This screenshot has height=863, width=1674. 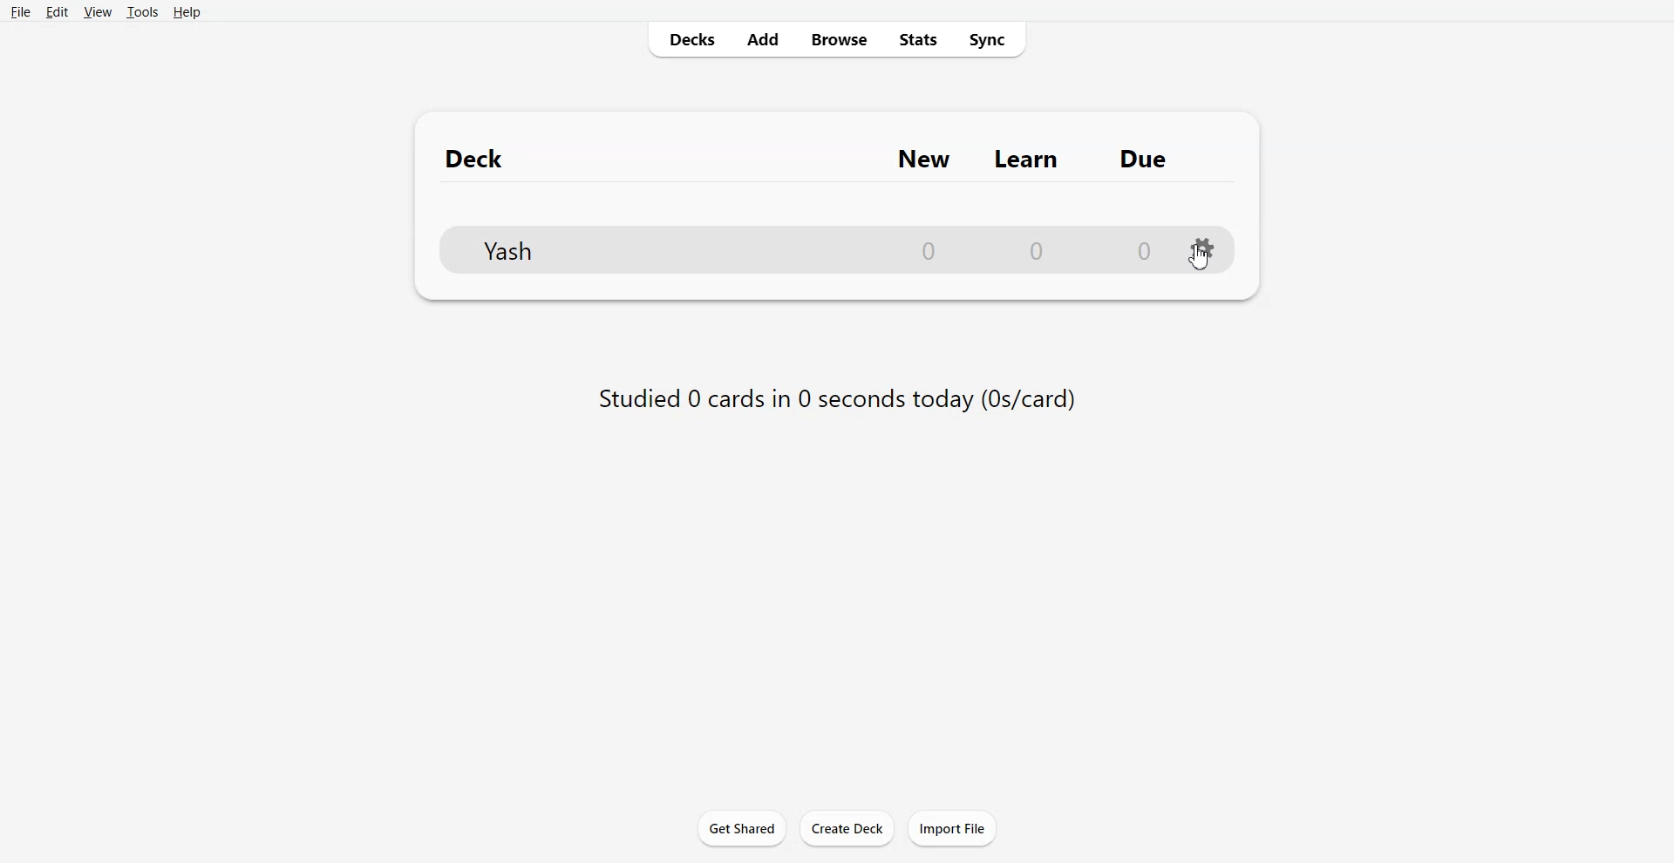 I want to click on Edit, so click(x=55, y=12).